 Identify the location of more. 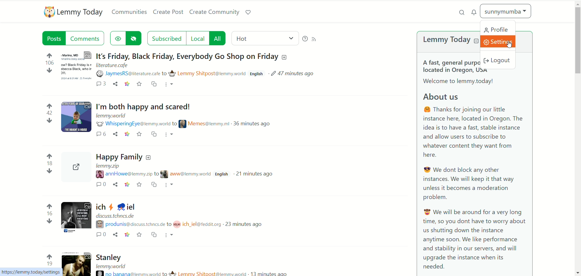
(170, 85).